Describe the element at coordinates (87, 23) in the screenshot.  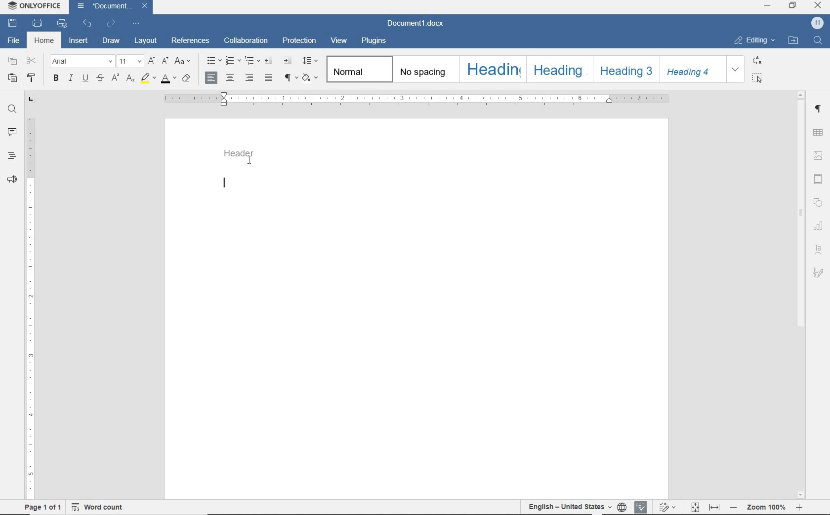
I see `unload` at that location.